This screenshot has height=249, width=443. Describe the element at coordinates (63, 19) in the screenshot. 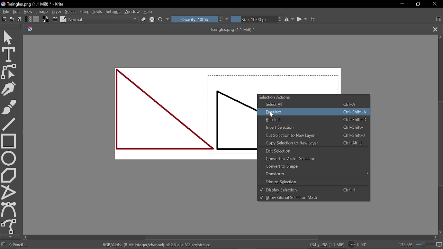

I see `Edit brush preset` at that location.